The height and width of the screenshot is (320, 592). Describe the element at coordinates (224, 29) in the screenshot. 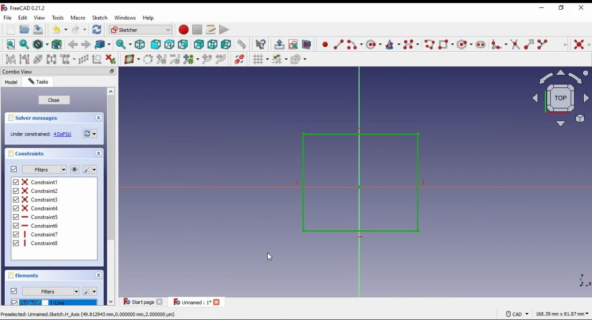

I see `execute macro` at that location.